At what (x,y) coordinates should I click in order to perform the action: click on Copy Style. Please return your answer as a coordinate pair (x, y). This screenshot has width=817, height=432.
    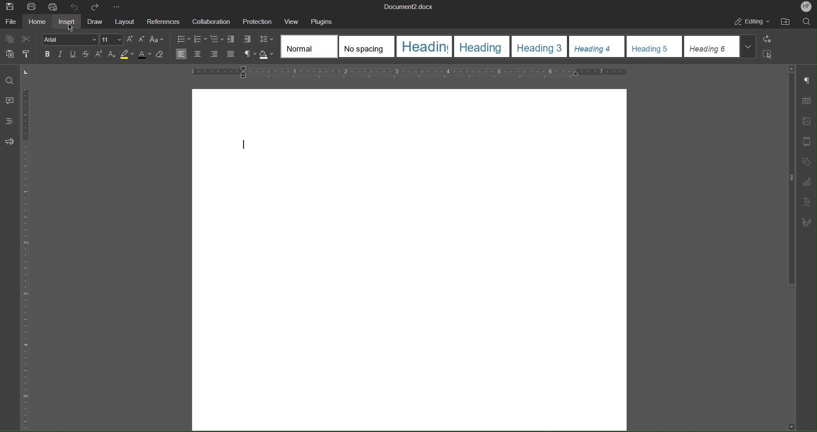
    Looking at the image, I should click on (29, 54).